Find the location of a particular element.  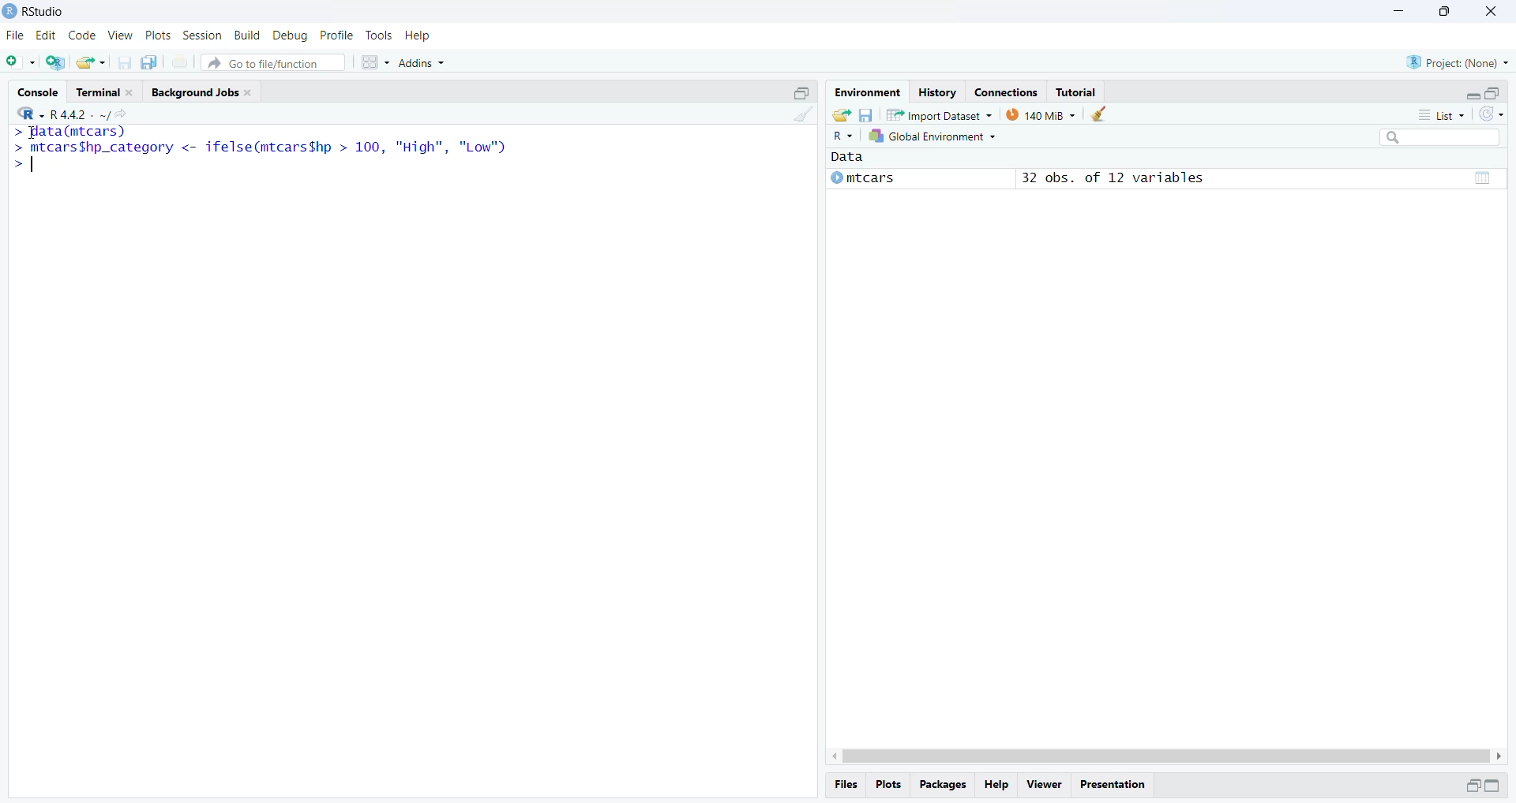

Minimize is located at coordinates (1469, 786).